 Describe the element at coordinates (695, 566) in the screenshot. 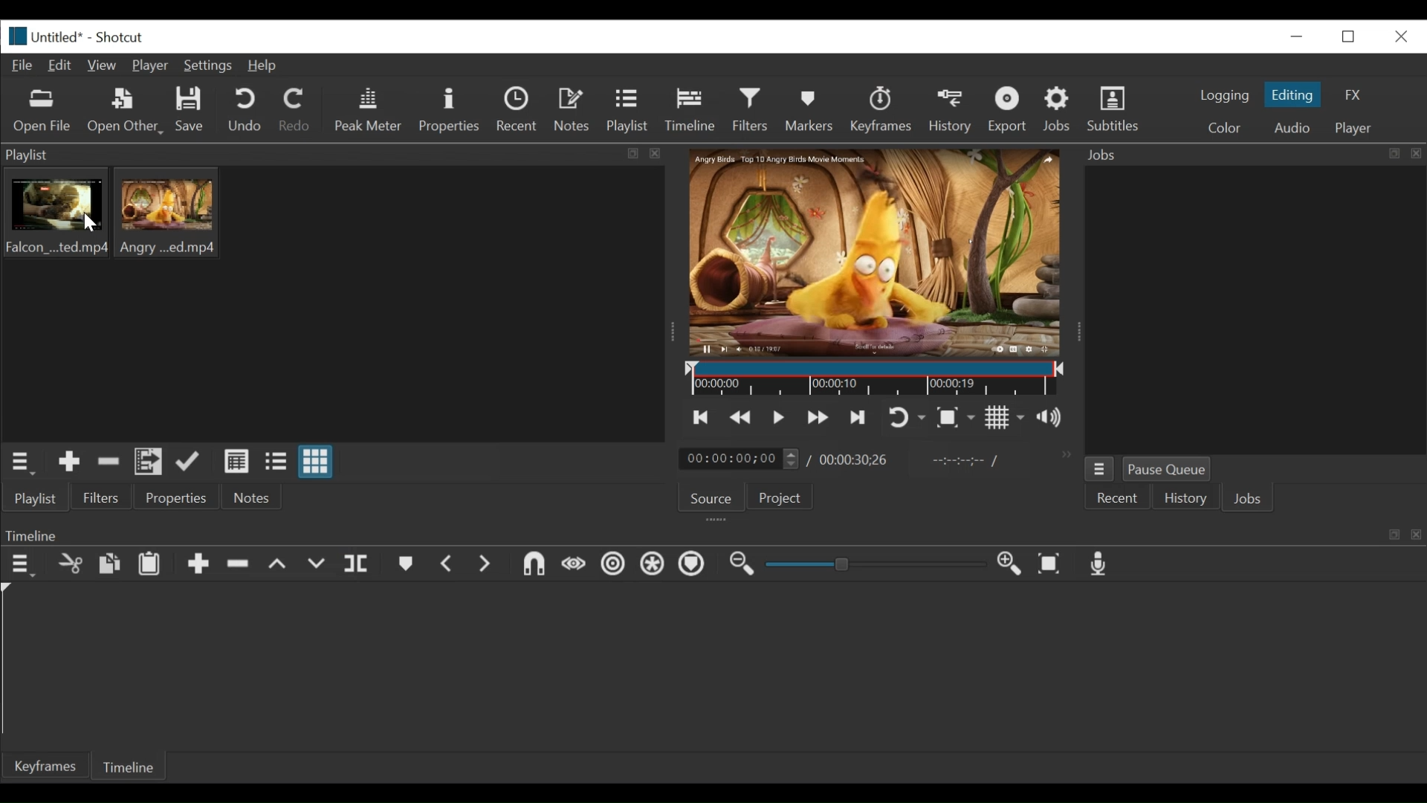

I see `Ripple markers` at that location.